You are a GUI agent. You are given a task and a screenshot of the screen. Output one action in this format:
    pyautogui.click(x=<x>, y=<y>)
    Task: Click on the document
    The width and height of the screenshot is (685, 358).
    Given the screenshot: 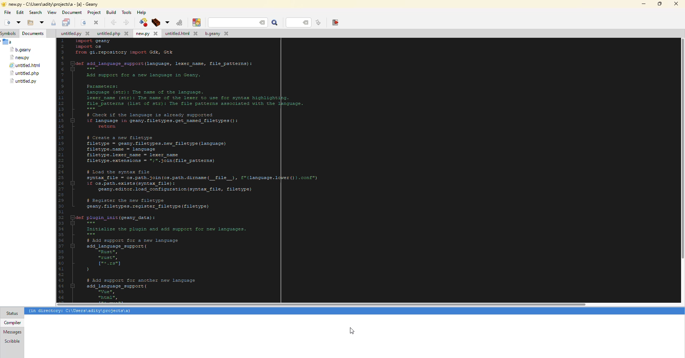 What is the action you would take?
    pyautogui.click(x=33, y=34)
    